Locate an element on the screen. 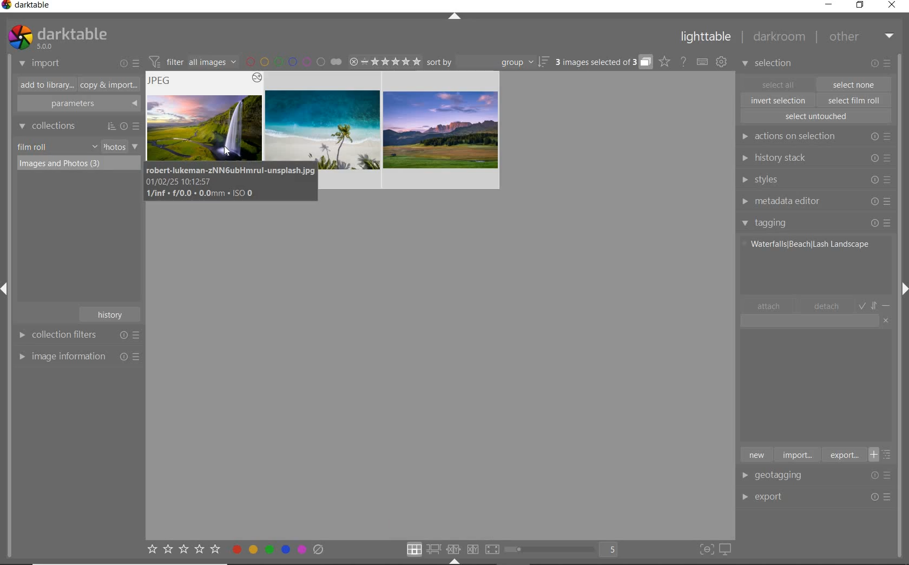  filter images based on their module order is located at coordinates (191, 61).